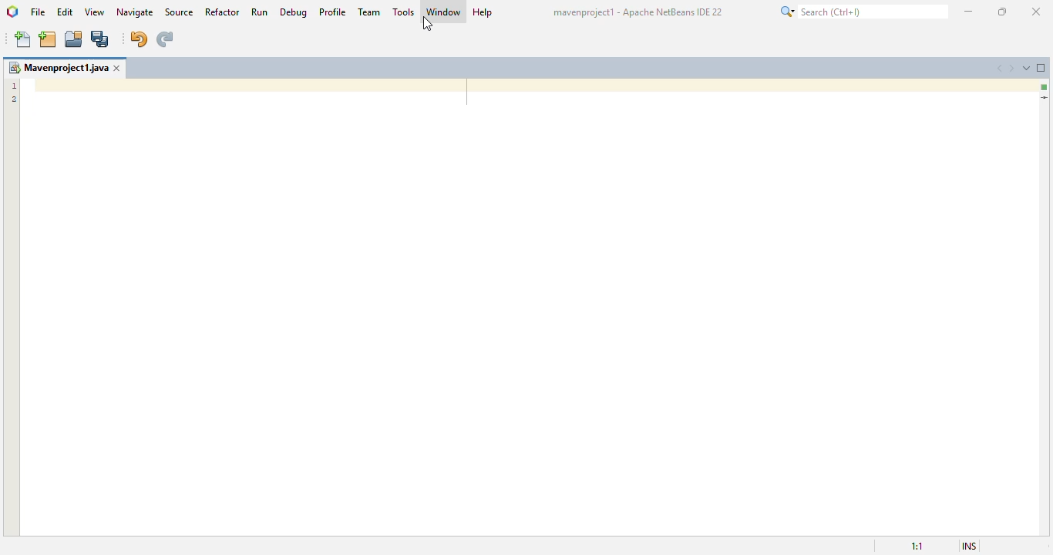 The height and width of the screenshot is (555, 1053). I want to click on undo, so click(138, 39).